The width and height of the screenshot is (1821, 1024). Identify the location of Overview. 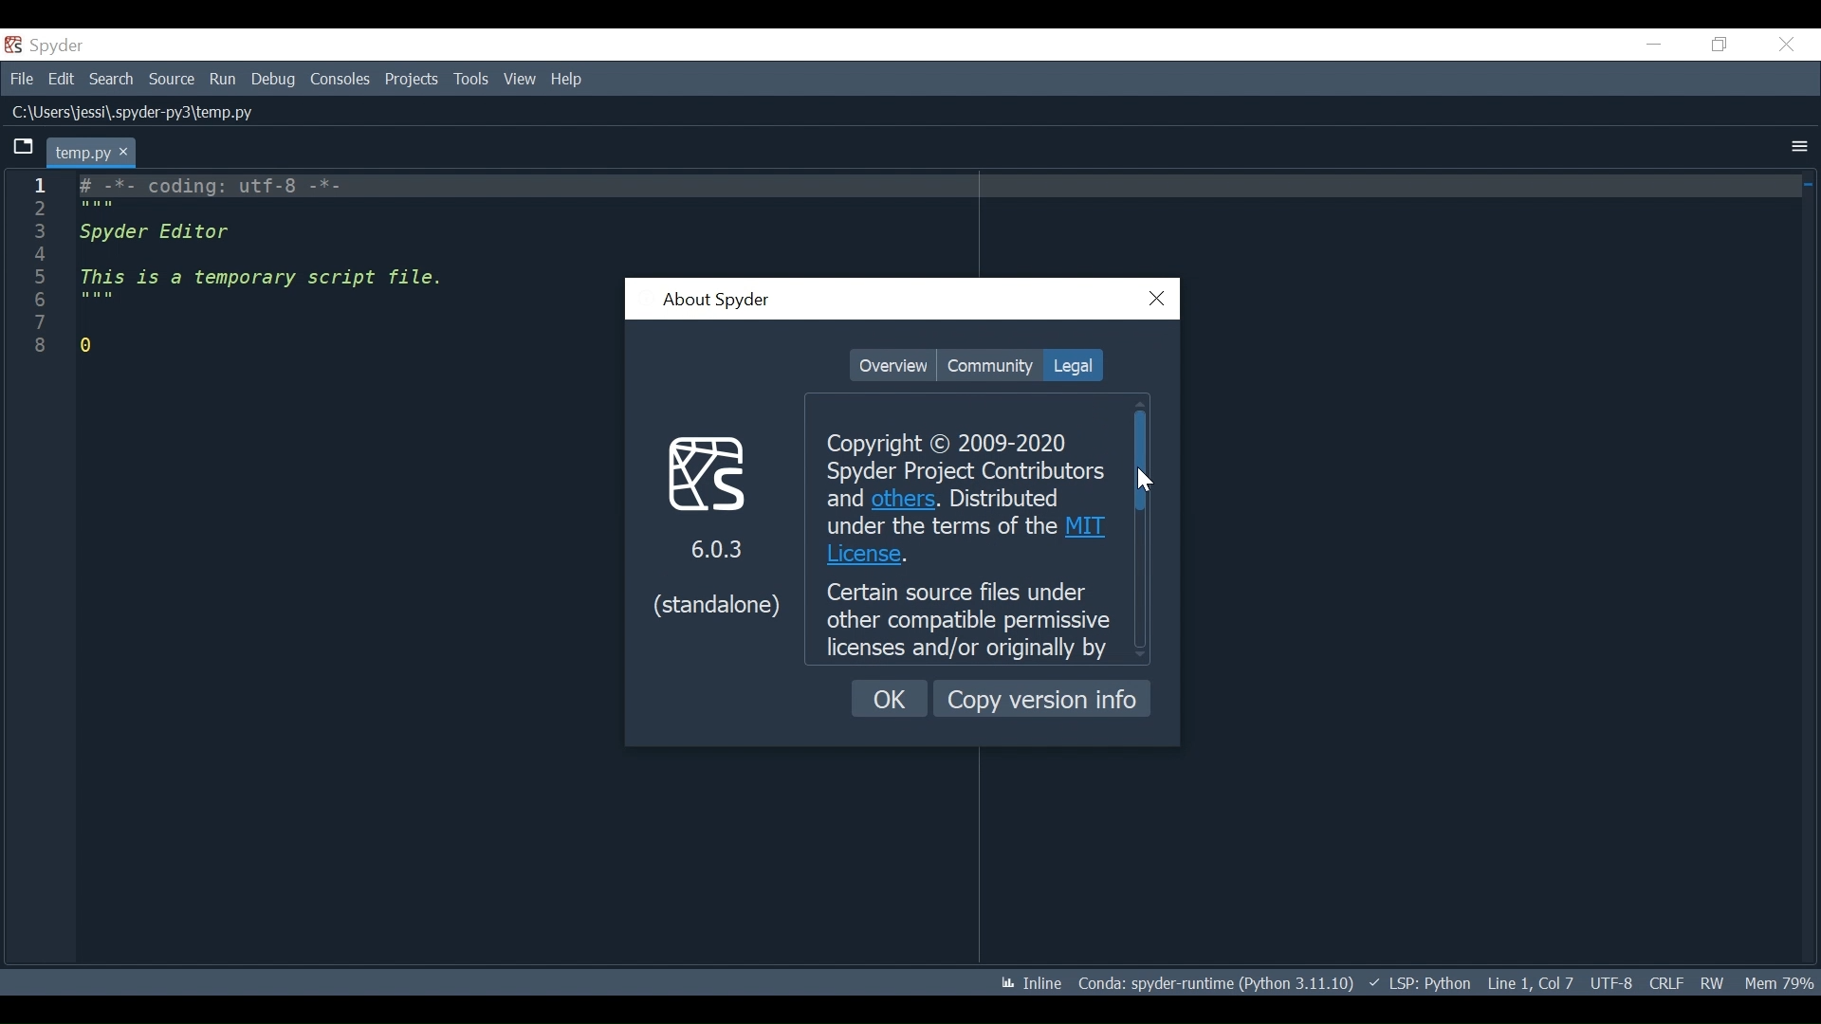
(892, 366).